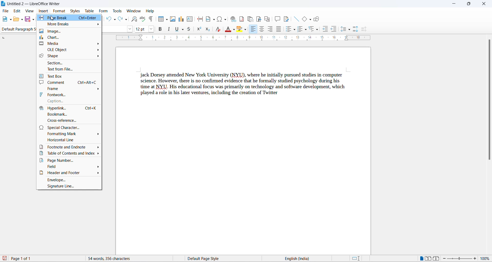  What do you see at coordinates (109, 18) in the screenshot?
I see `undo` at bounding box center [109, 18].